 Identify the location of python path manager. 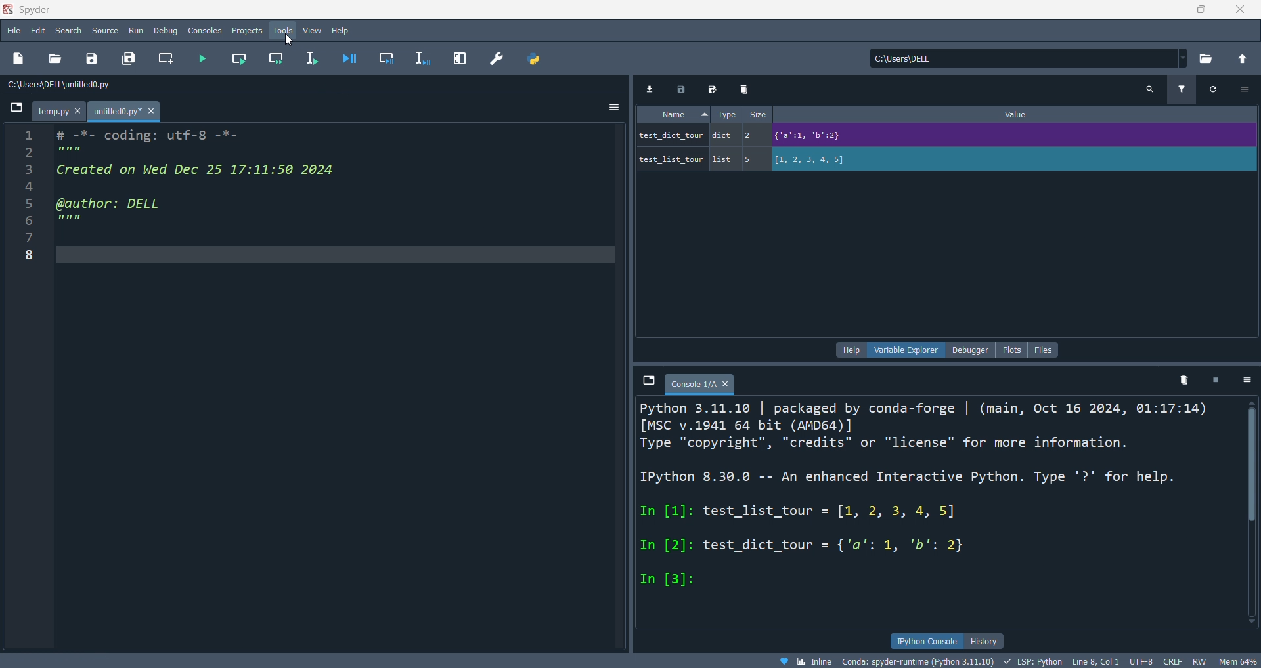
(535, 60).